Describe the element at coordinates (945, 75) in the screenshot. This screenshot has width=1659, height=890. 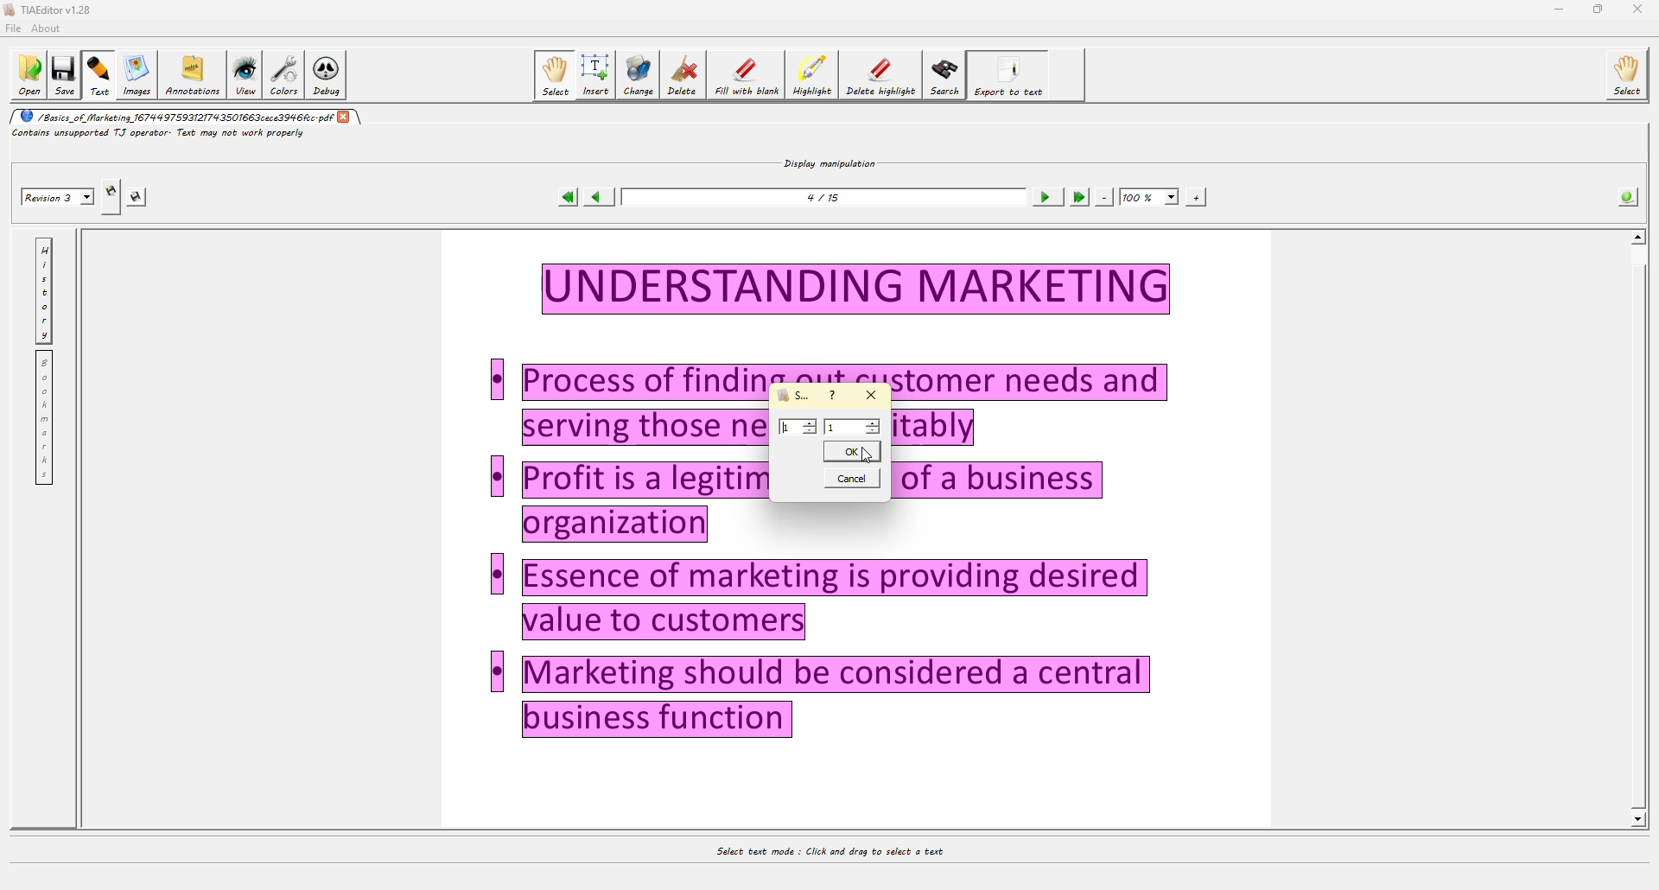
I see `search` at that location.